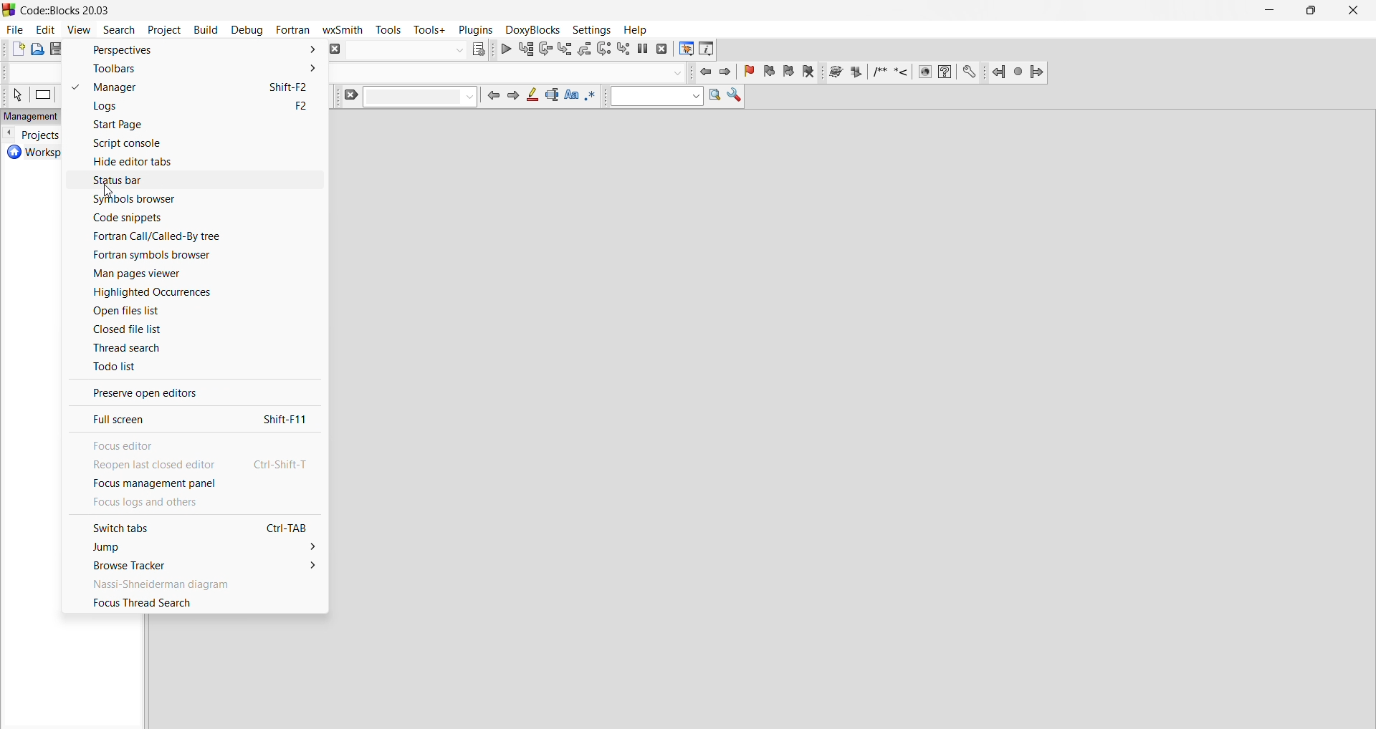 The width and height of the screenshot is (1376, 729). Describe the element at coordinates (768, 74) in the screenshot. I see `previous bookmark` at that location.